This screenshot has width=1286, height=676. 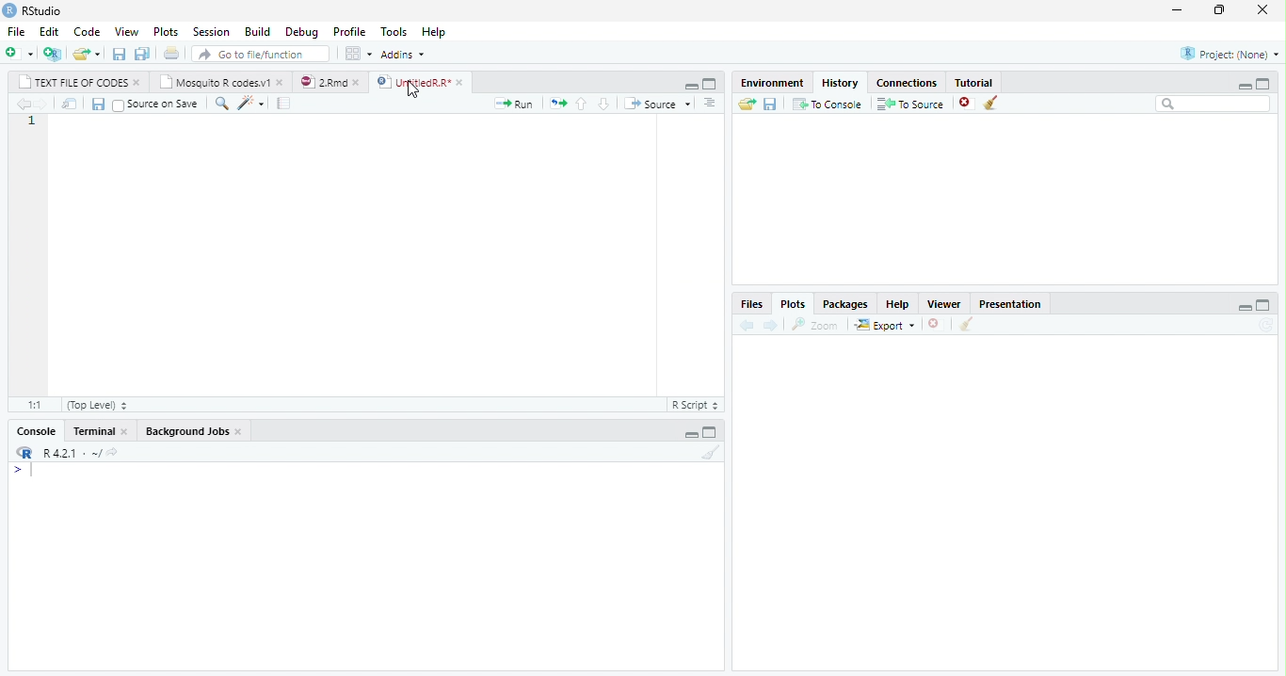 I want to click on go forward, so click(x=40, y=105).